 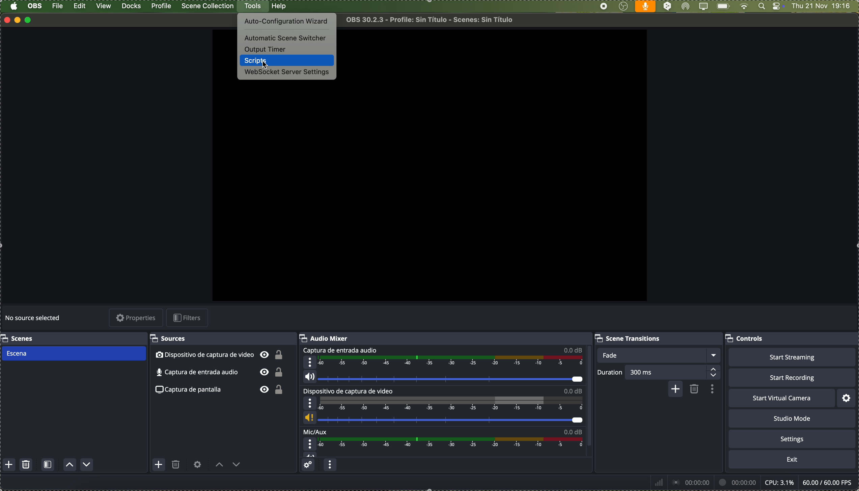 What do you see at coordinates (426, 189) in the screenshot?
I see `workspace` at bounding box center [426, 189].